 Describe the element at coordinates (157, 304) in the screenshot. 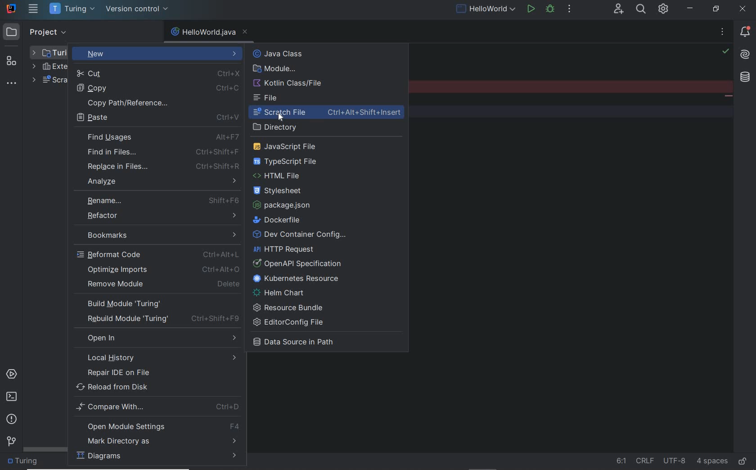

I see `build module` at that location.